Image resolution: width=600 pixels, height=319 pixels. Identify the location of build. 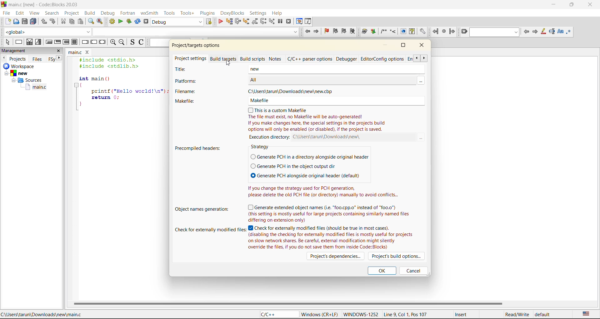
(90, 13).